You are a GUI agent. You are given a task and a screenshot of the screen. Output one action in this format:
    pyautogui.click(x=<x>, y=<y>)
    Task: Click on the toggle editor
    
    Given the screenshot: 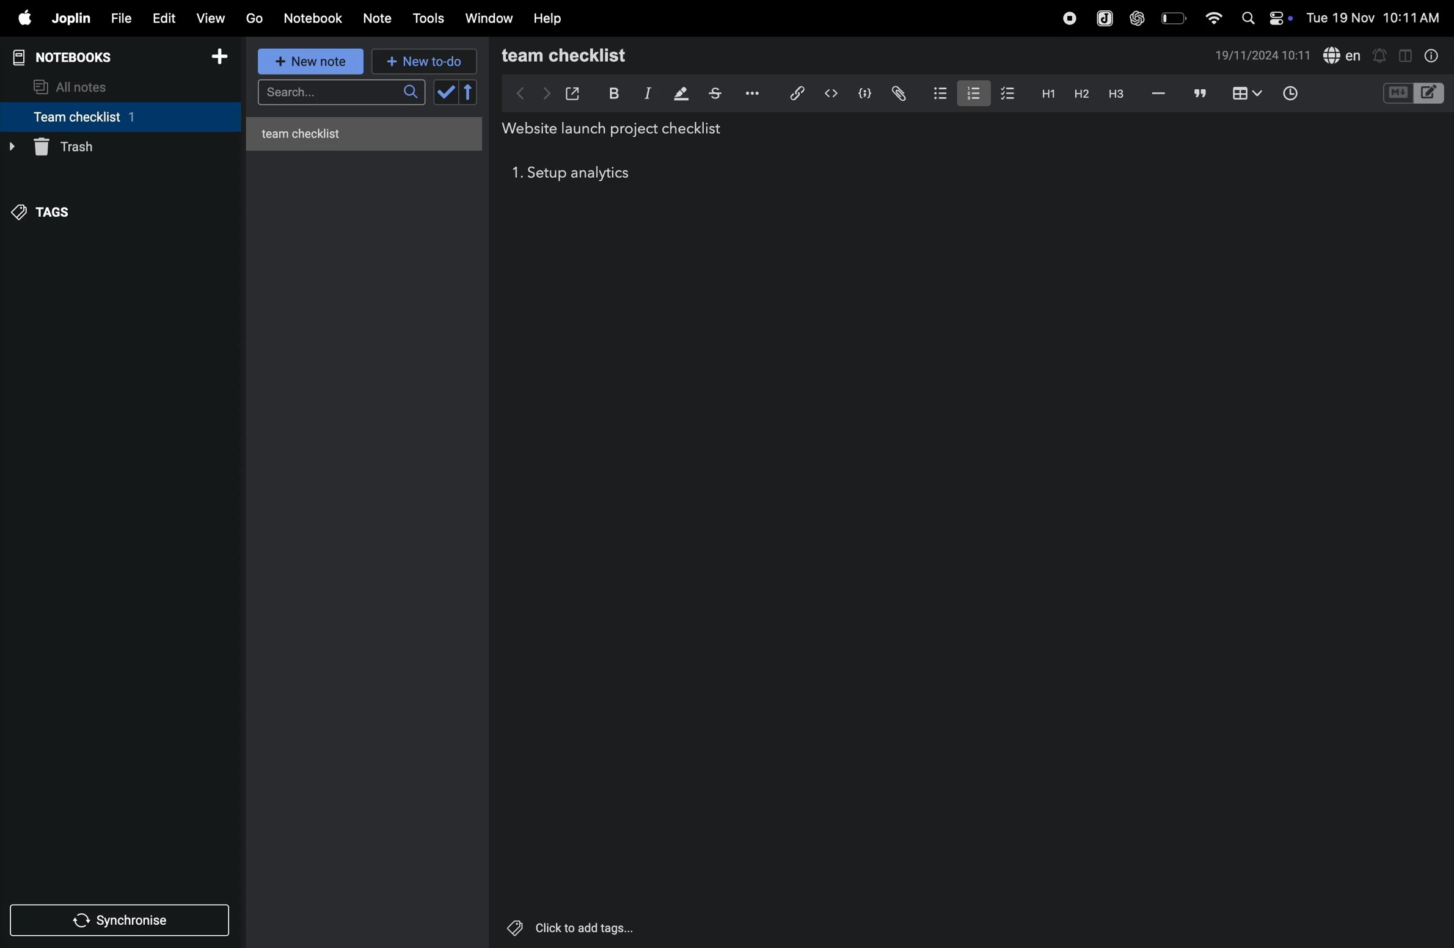 What is the action you would take?
    pyautogui.click(x=1401, y=55)
    